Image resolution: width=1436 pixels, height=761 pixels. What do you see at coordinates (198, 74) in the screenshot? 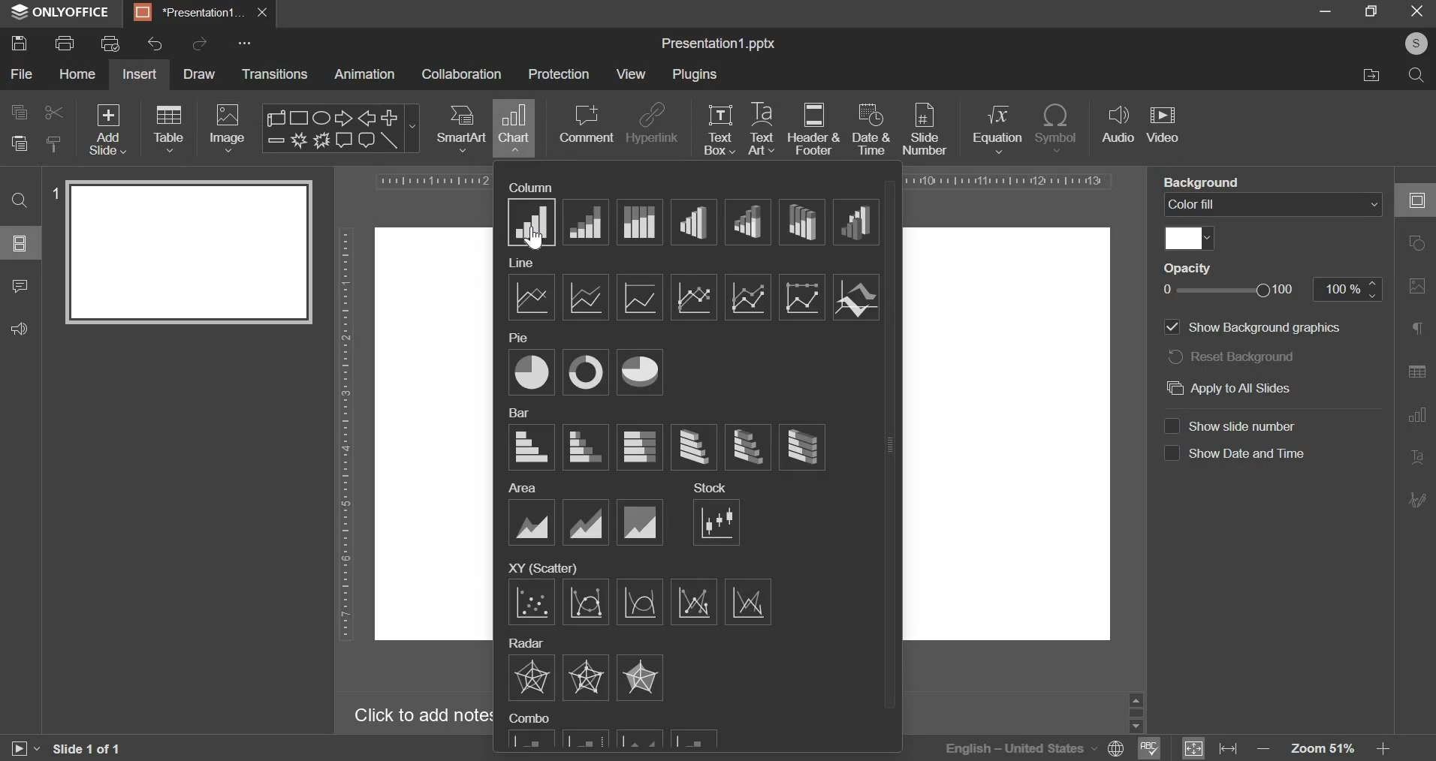
I see `draw` at bounding box center [198, 74].